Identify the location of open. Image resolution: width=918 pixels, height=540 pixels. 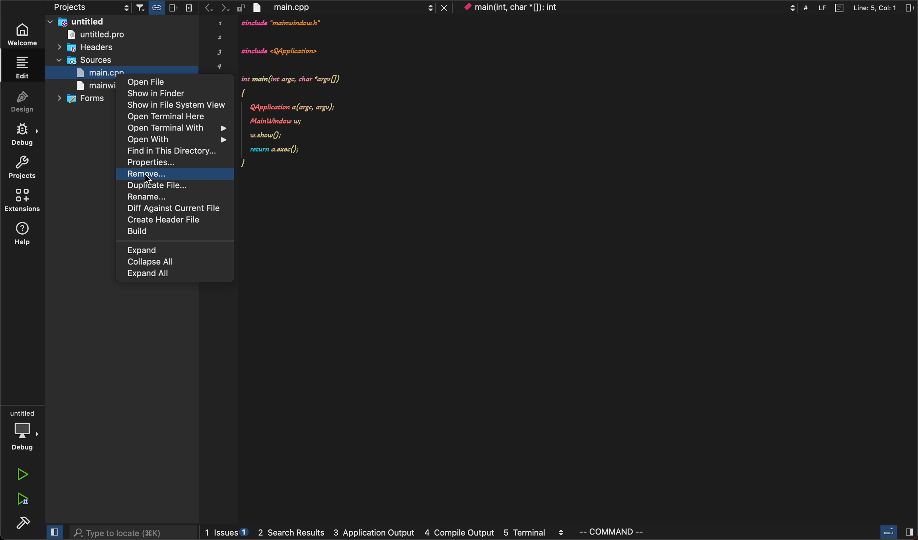
(154, 83).